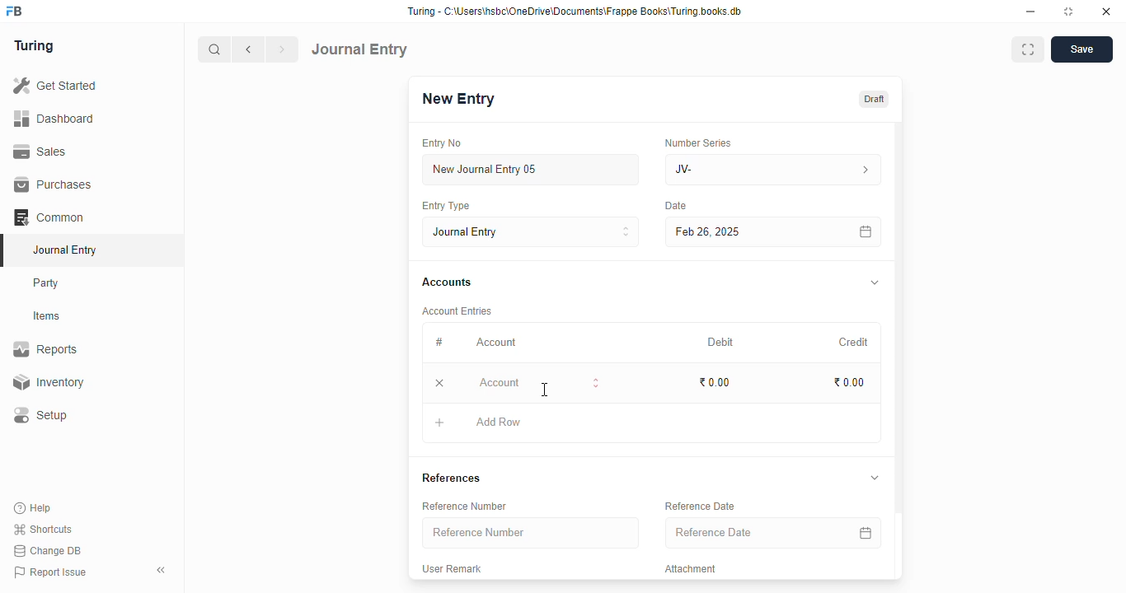 Image resolution: width=1126 pixels, height=593 pixels. Describe the element at coordinates (46, 349) in the screenshot. I see `reports` at that location.